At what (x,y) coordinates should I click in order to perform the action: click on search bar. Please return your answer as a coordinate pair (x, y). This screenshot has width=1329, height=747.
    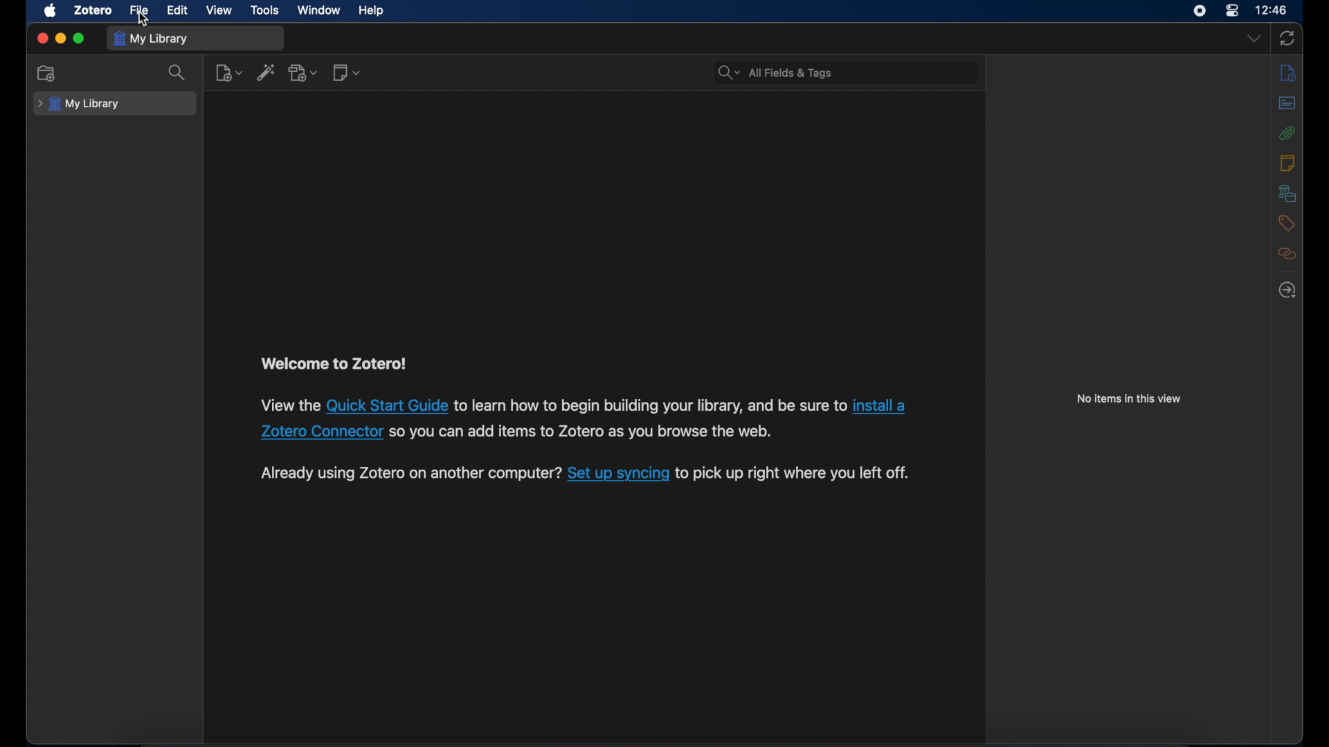
    Looking at the image, I should click on (775, 71).